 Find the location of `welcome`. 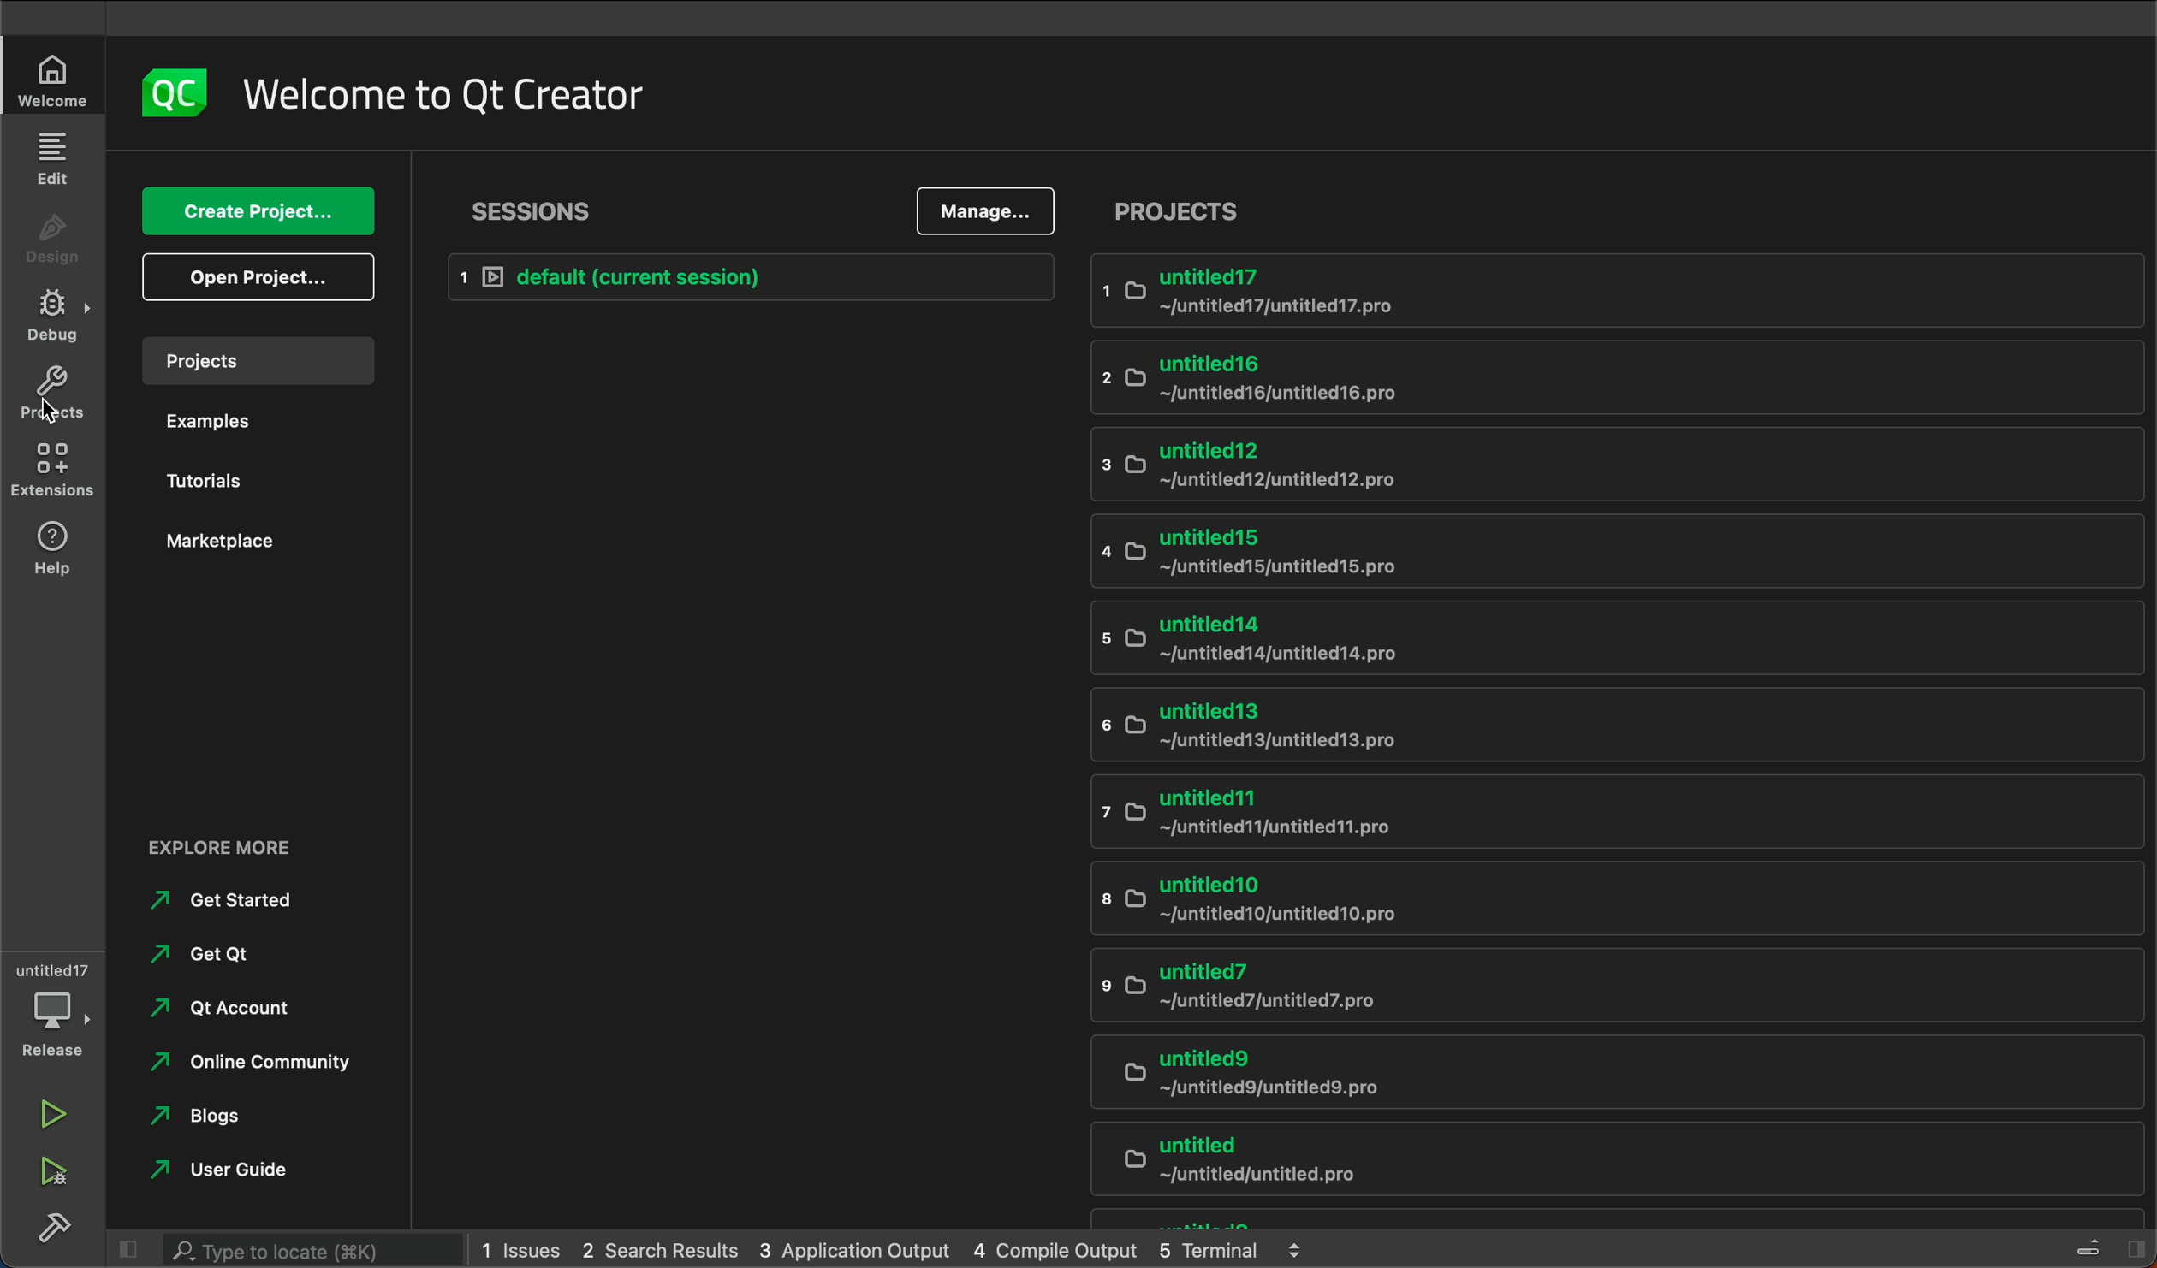

welcome is located at coordinates (51, 75).